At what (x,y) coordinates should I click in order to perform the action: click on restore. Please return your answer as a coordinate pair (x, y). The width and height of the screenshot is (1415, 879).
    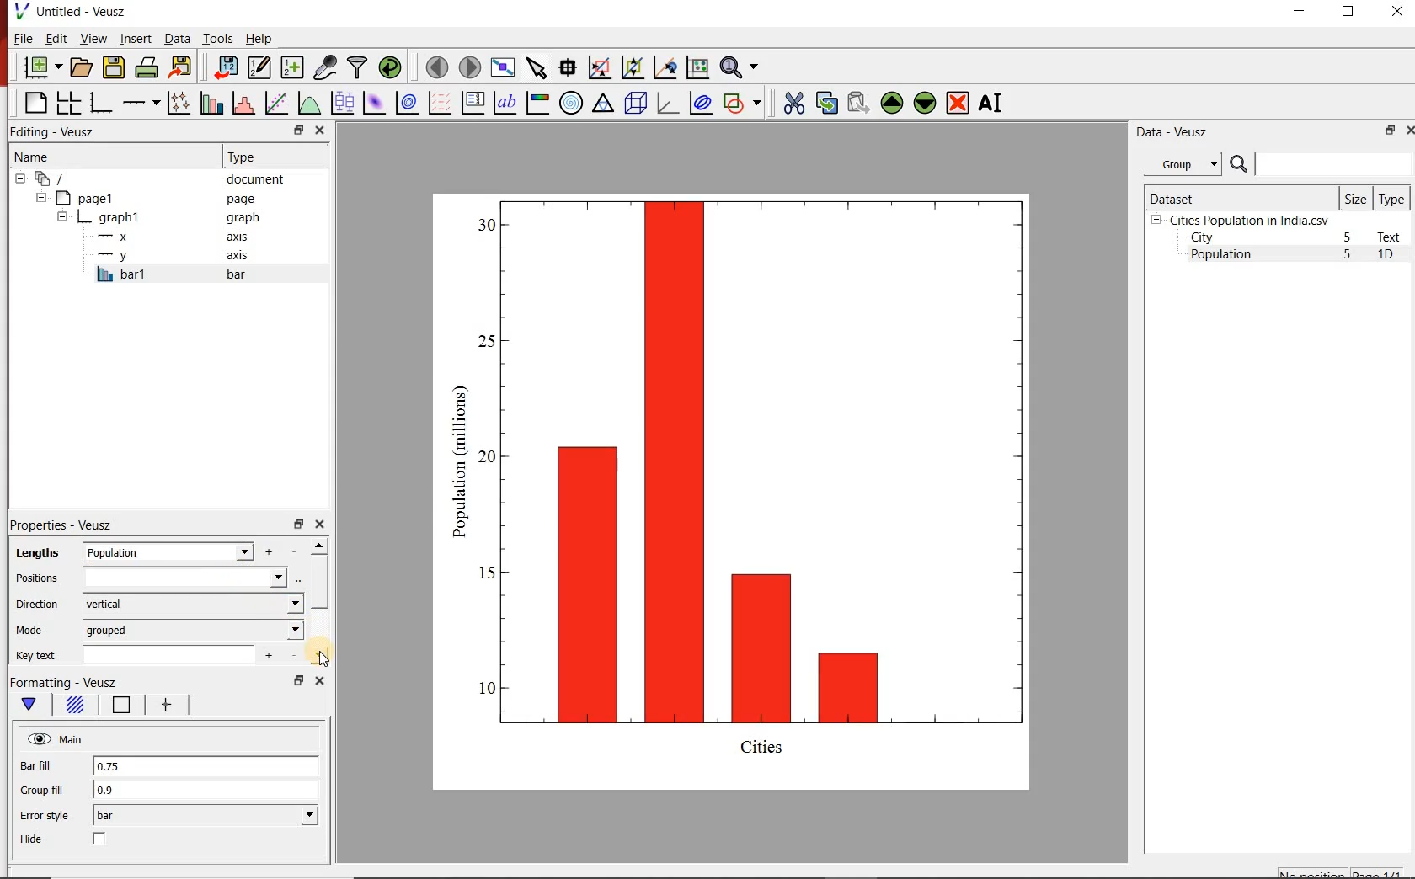
    Looking at the image, I should click on (297, 523).